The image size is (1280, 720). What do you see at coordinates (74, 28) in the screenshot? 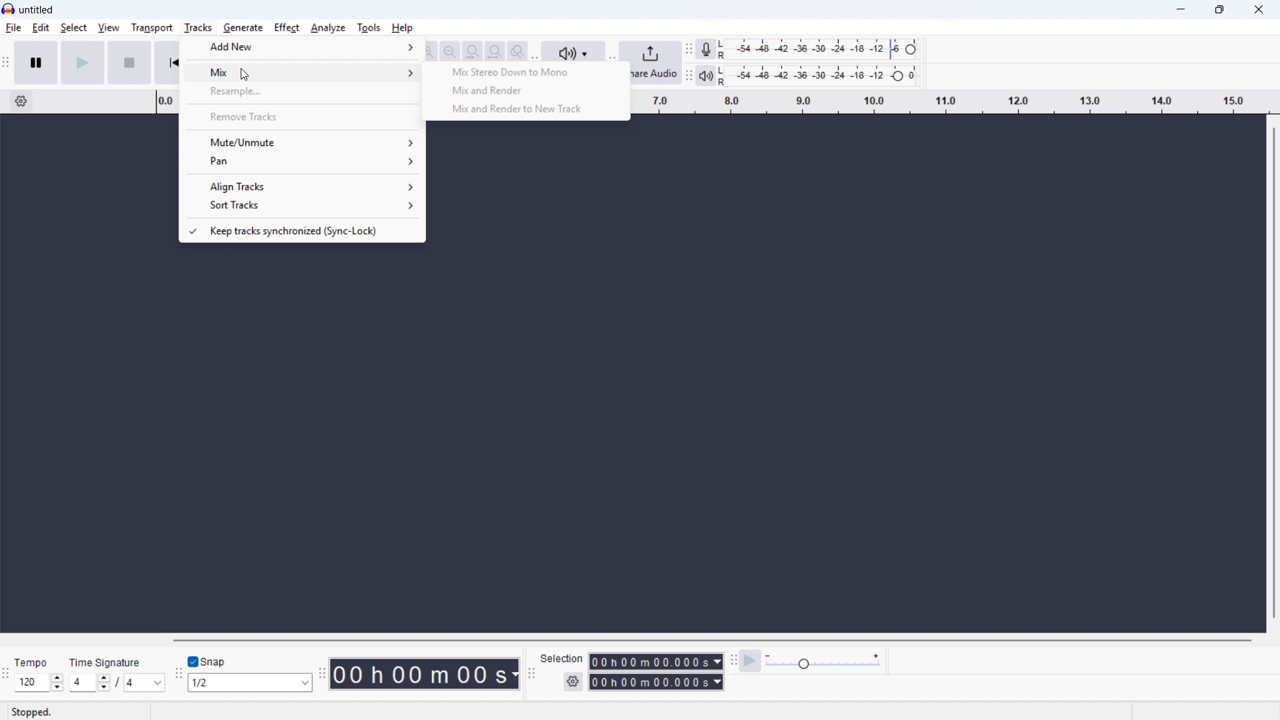
I see `select ` at bounding box center [74, 28].